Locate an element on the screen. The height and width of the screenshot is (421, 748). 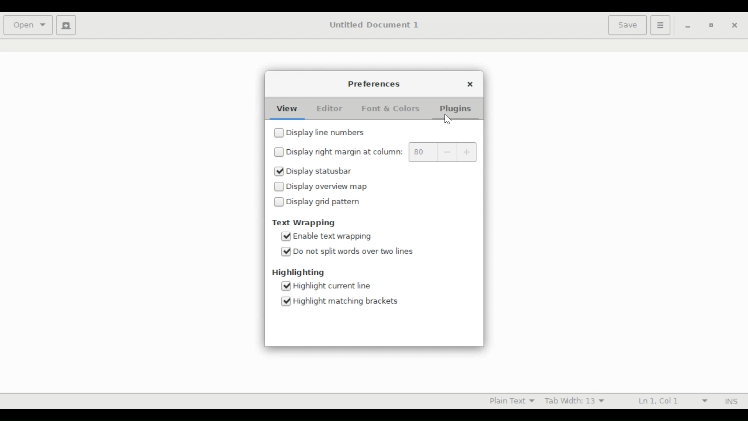
Application menu is located at coordinates (660, 25).